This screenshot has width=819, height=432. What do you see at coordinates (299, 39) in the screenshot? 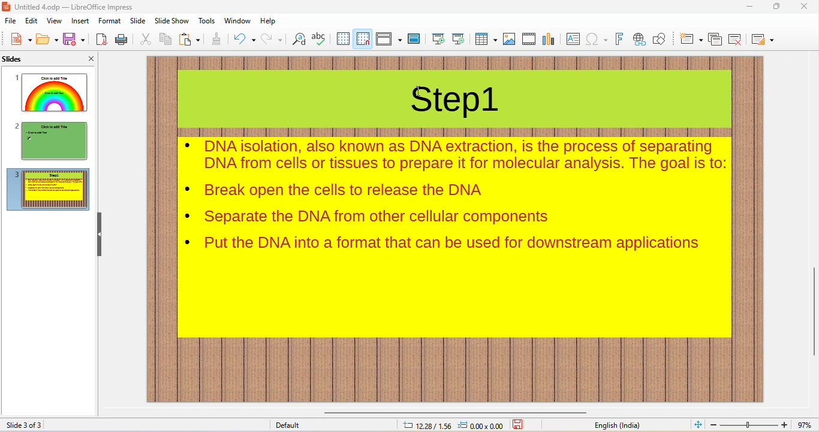
I see `find and replace` at bounding box center [299, 39].